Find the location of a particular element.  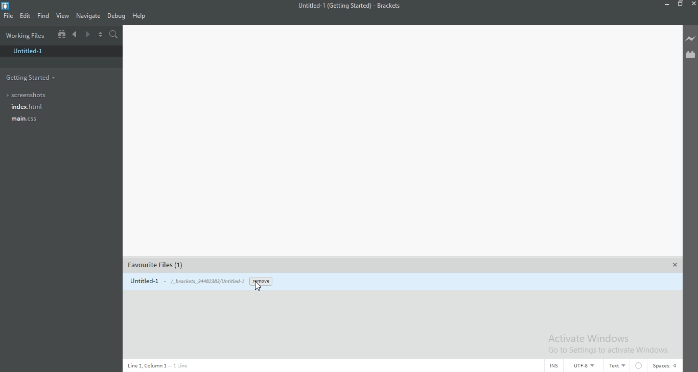

cursor is located at coordinates (261, 285).